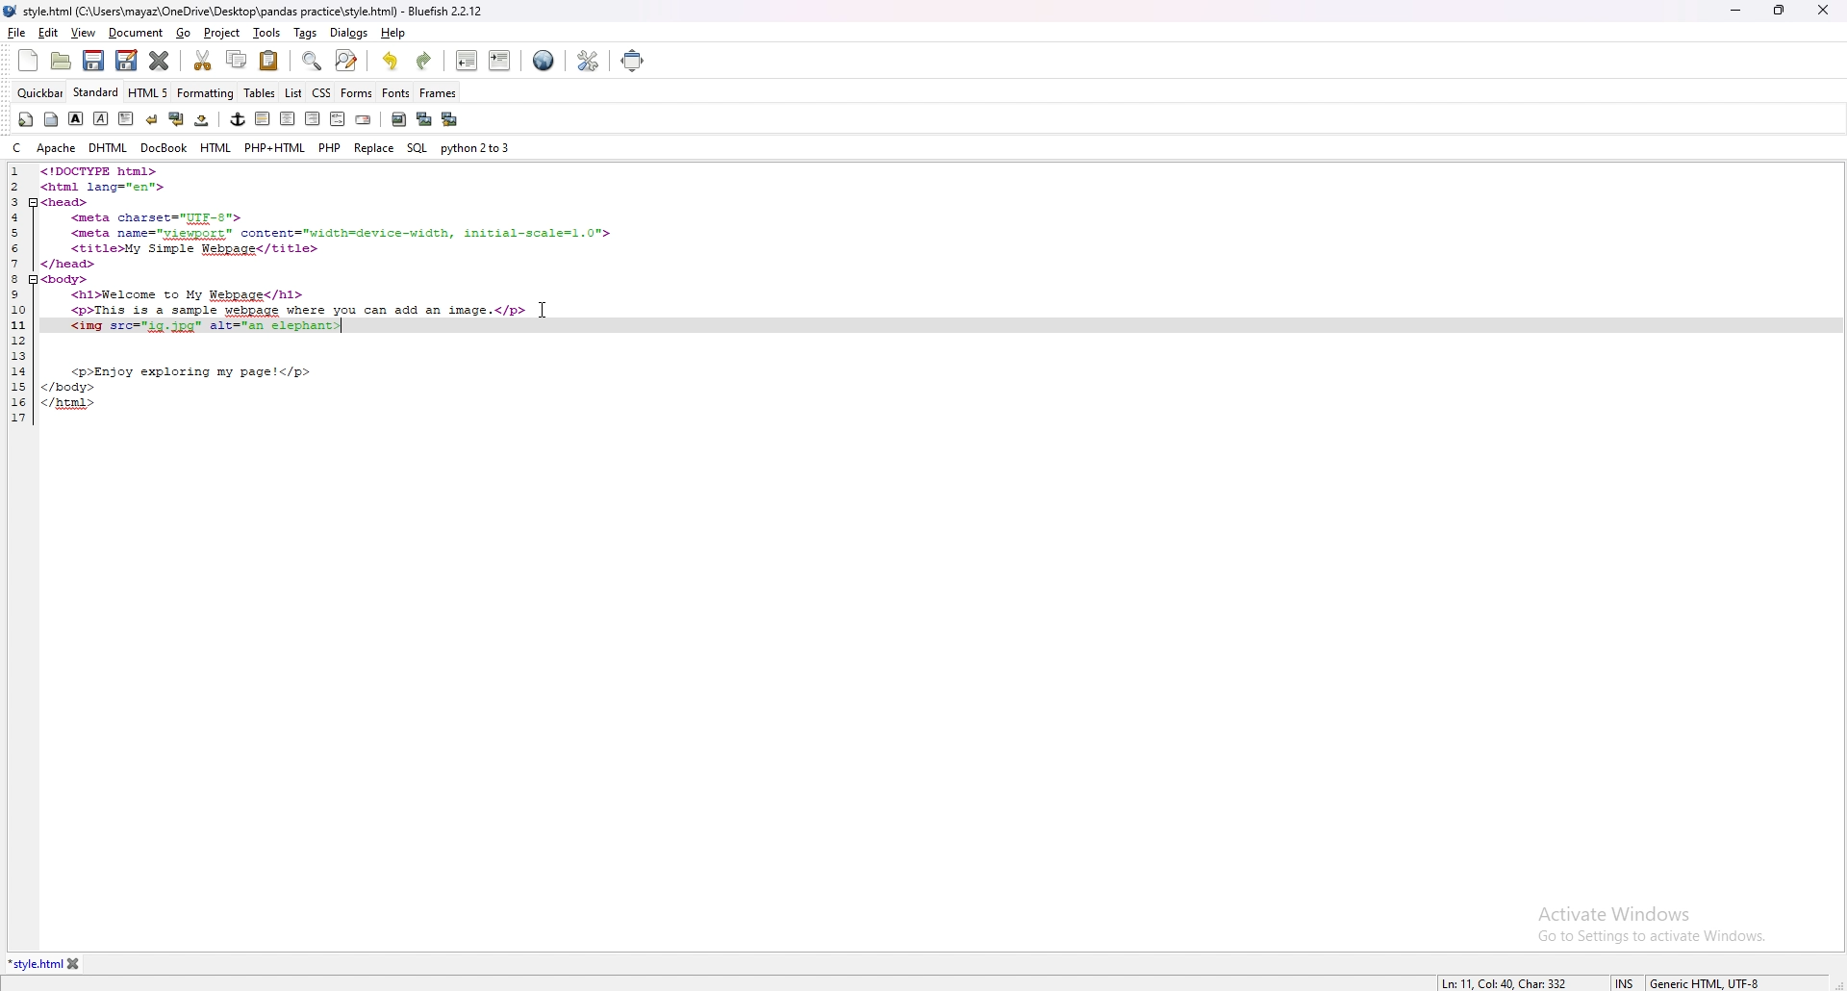 This screenshot has height=991, width=1847. Describe the element at coordinates (61, 61) in the screenshot. I see `open` at that location.